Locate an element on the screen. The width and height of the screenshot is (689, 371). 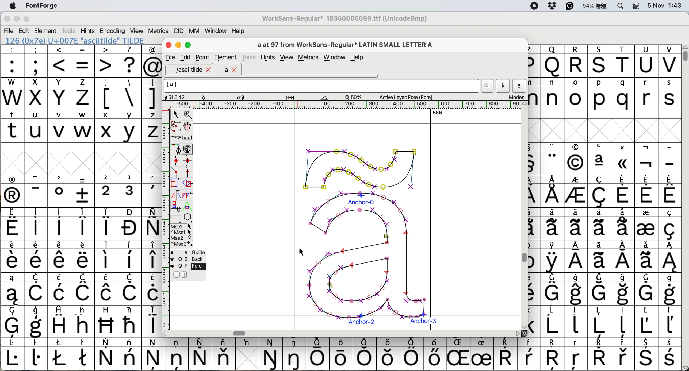
symbol is located at coordinates (669, 289).